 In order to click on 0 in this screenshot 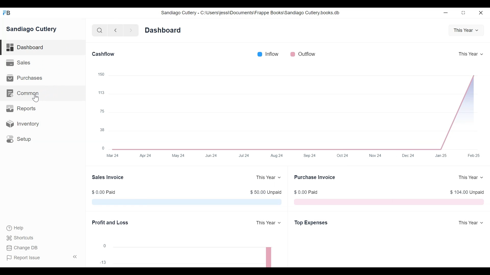, I will do `click(103, 148)`.